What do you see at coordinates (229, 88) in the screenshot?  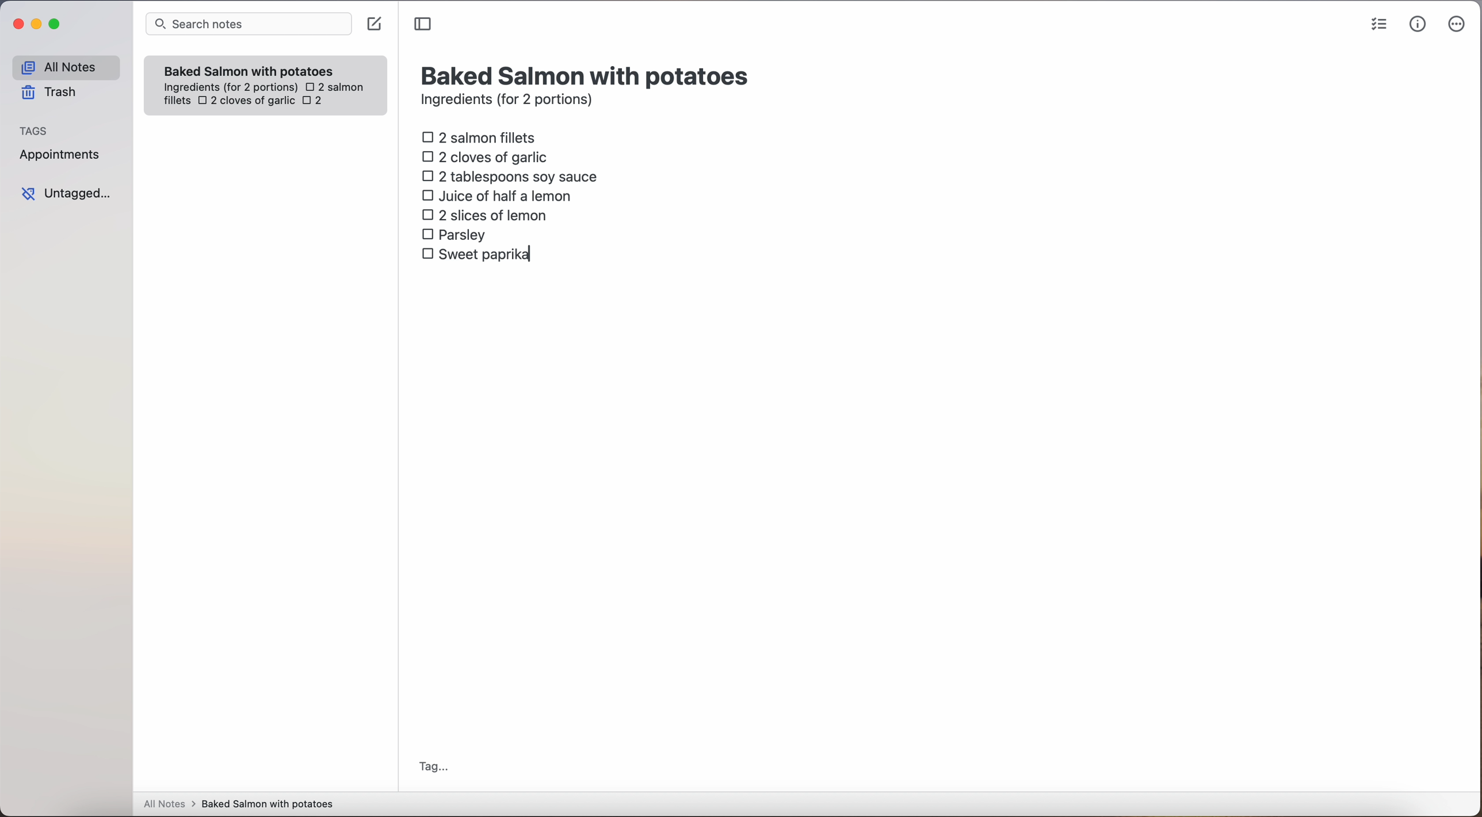 I see `ingredientes (for 2 portions)` at bounding box center [229, 88].